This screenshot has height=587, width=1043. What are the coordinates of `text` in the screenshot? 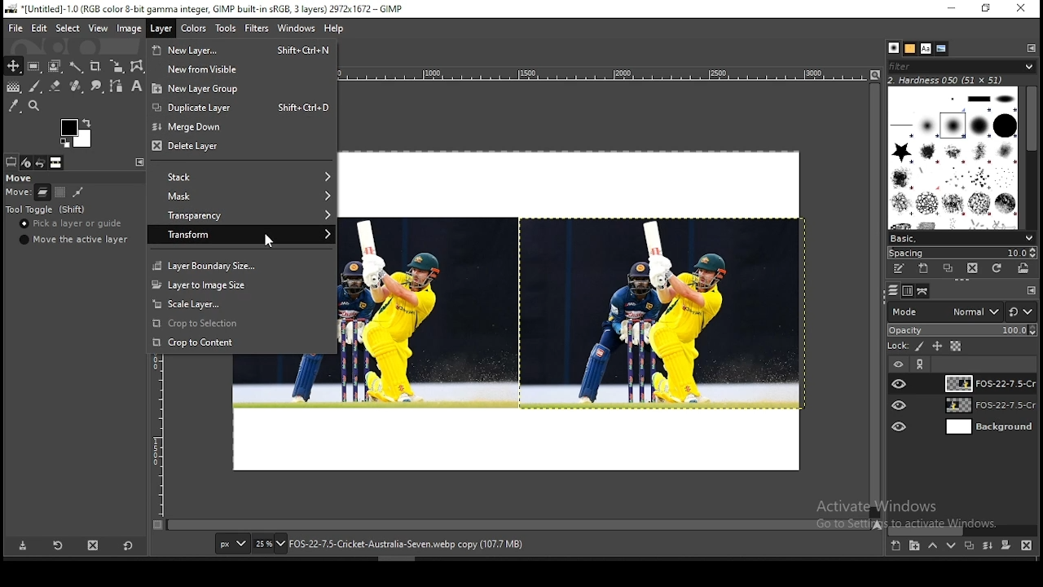 It's located at (912, 514).